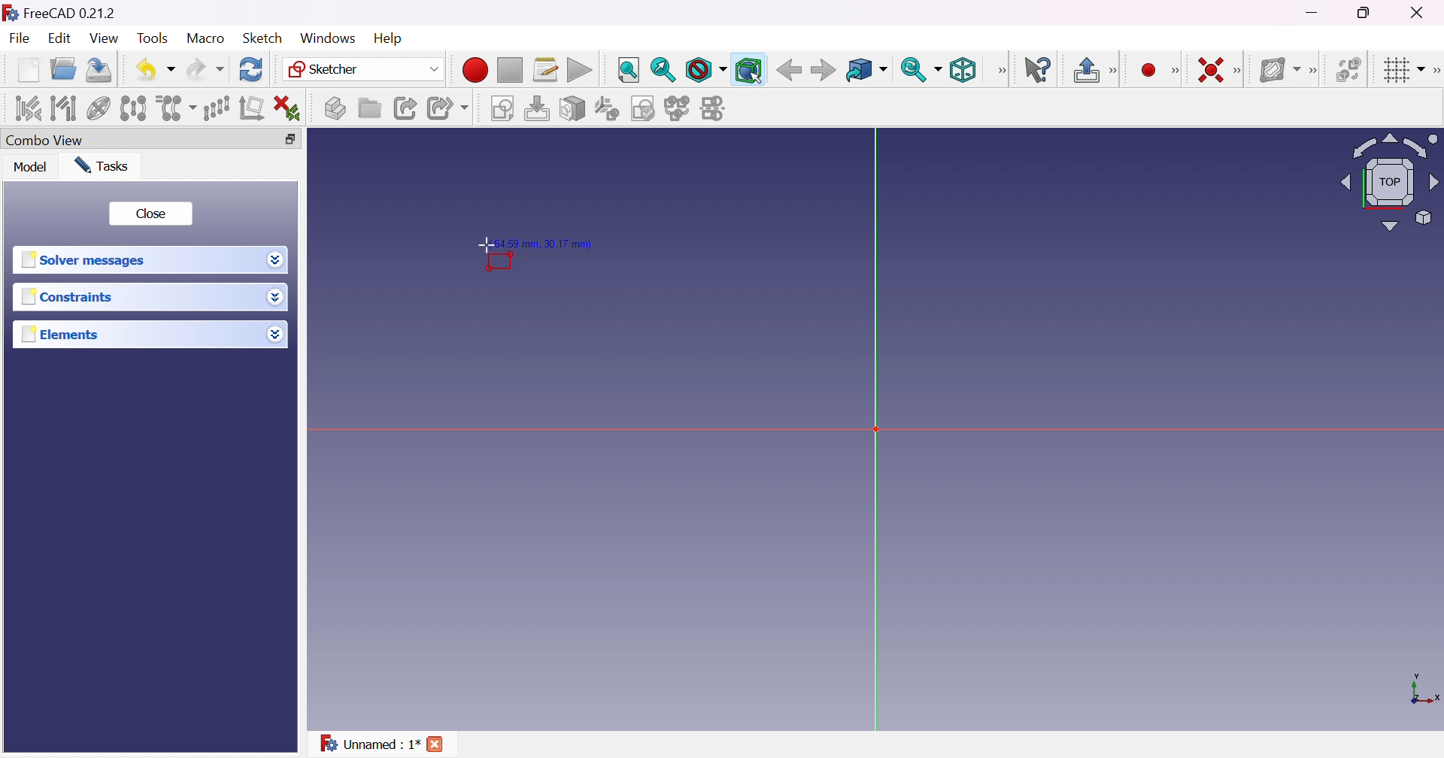 Image resolution: width=1444 pixels, height=758 pixels. Describe the element at coordinates (1389, 183) in the screenshot. I see `Viewing angle` at that location.